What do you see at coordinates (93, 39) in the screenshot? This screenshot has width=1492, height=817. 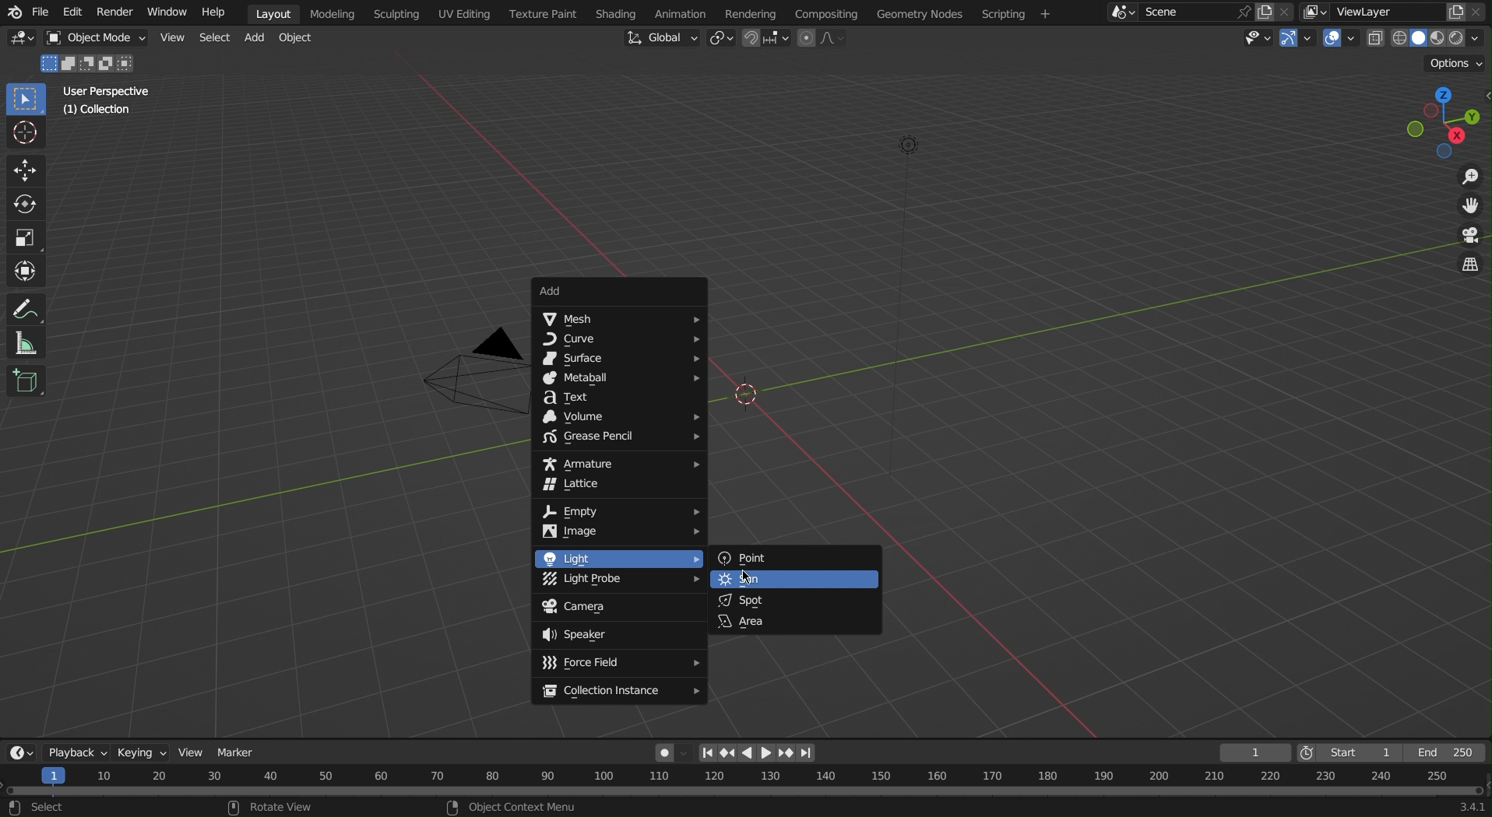 I see `Object Mode` at bounding box center [93, 39].